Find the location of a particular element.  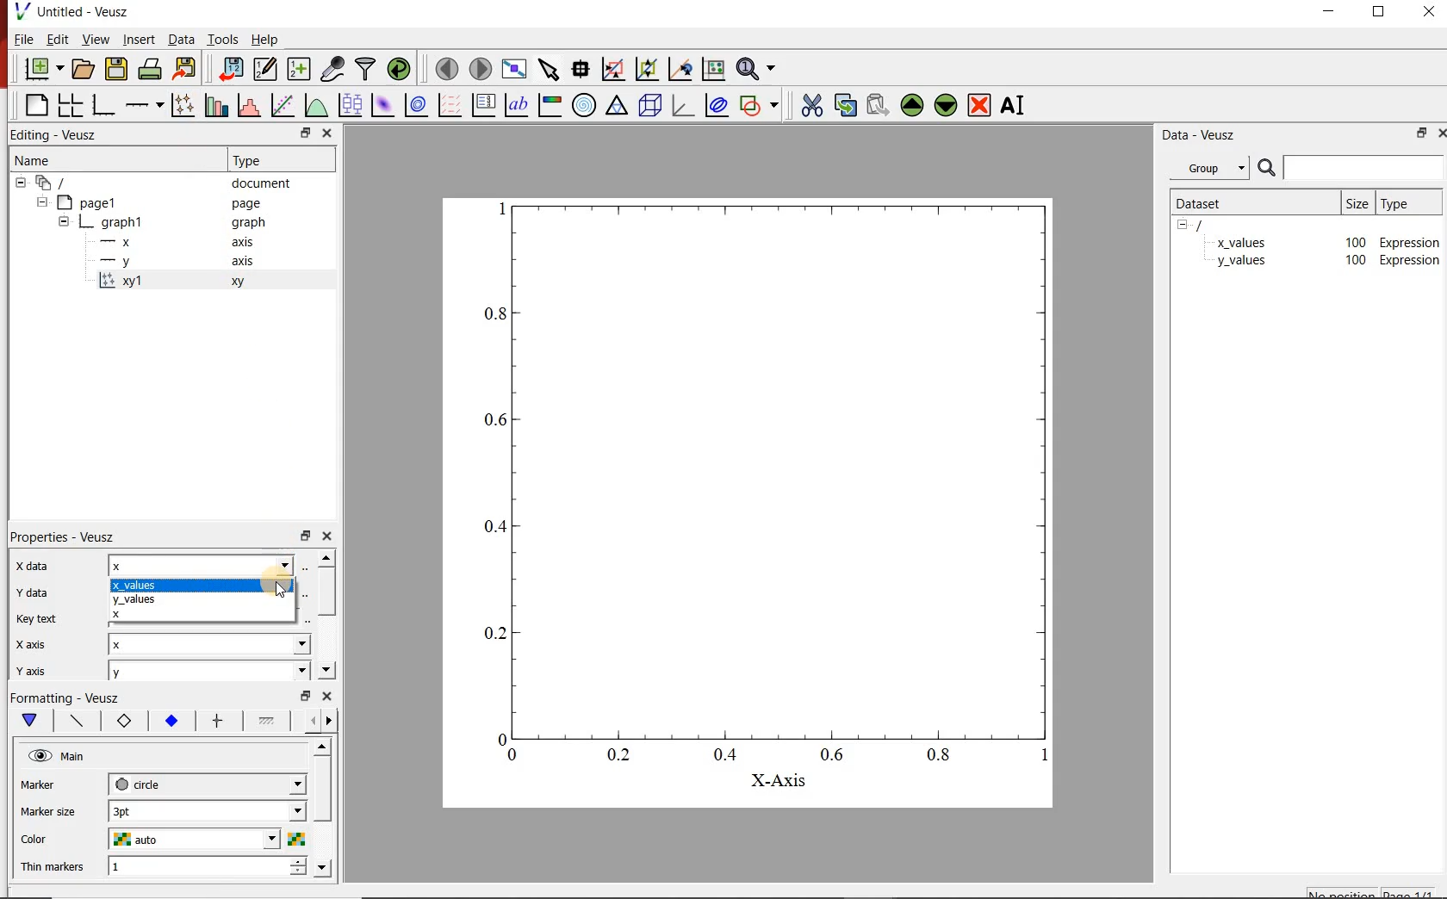

data is located at coordinates (181, 39).